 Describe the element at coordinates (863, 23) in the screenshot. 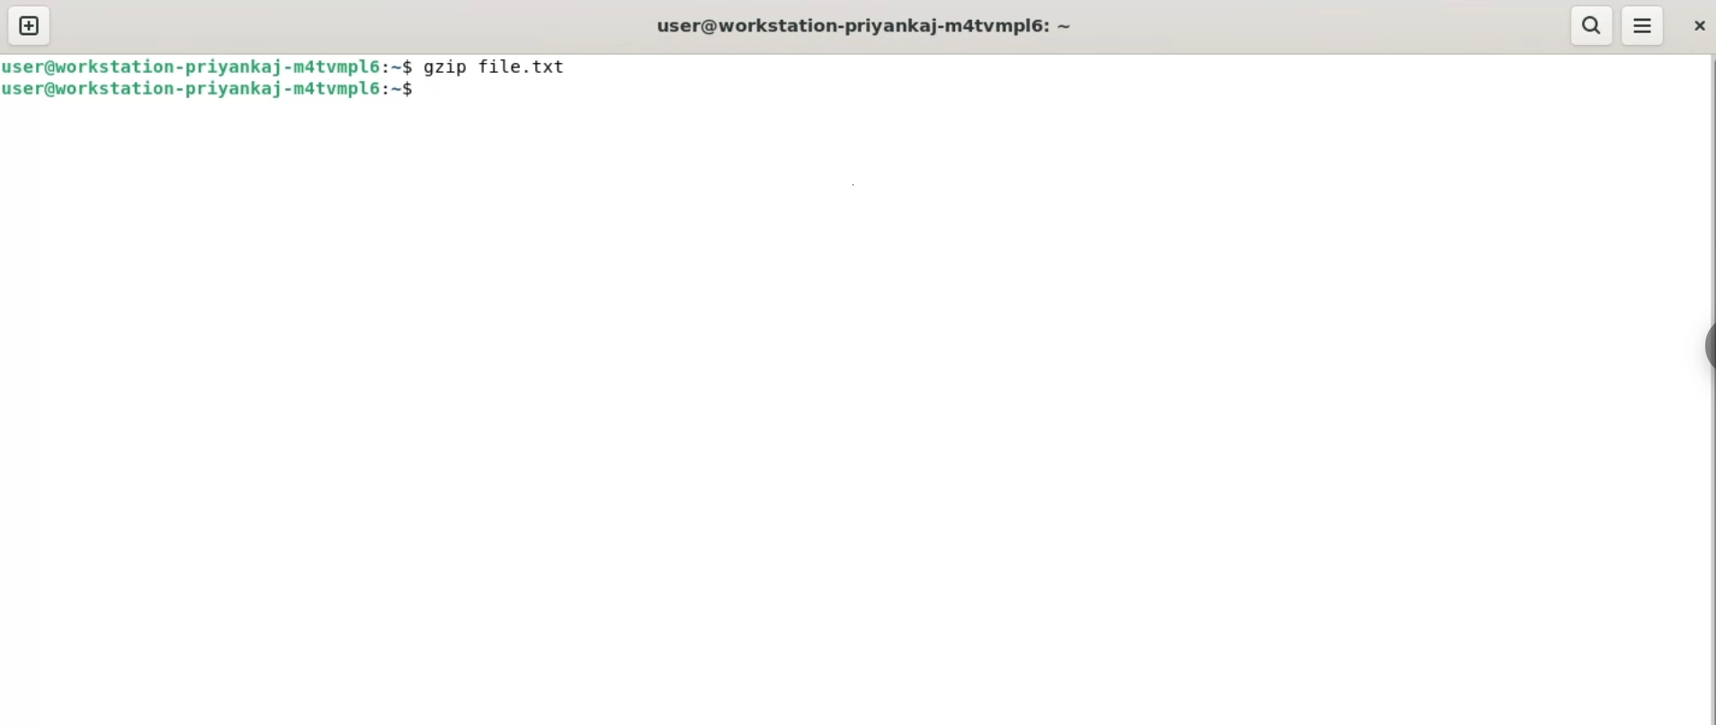

I see `user@workstation-priyankaj-m4tvmpl6: ~` at that location.